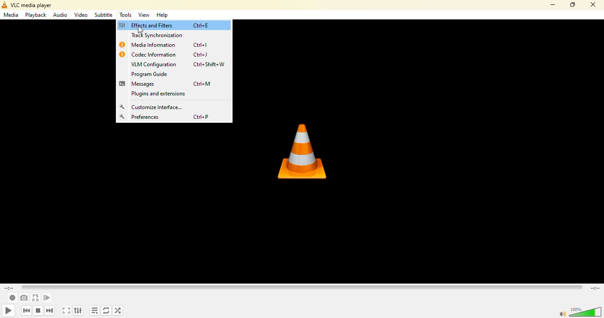 Image resolution: width=604 pixels, height=318 pixels. What do you see at coordinates (104, 15) in the screenshot?
I see `subtitle` at bounding box center [104, 15].